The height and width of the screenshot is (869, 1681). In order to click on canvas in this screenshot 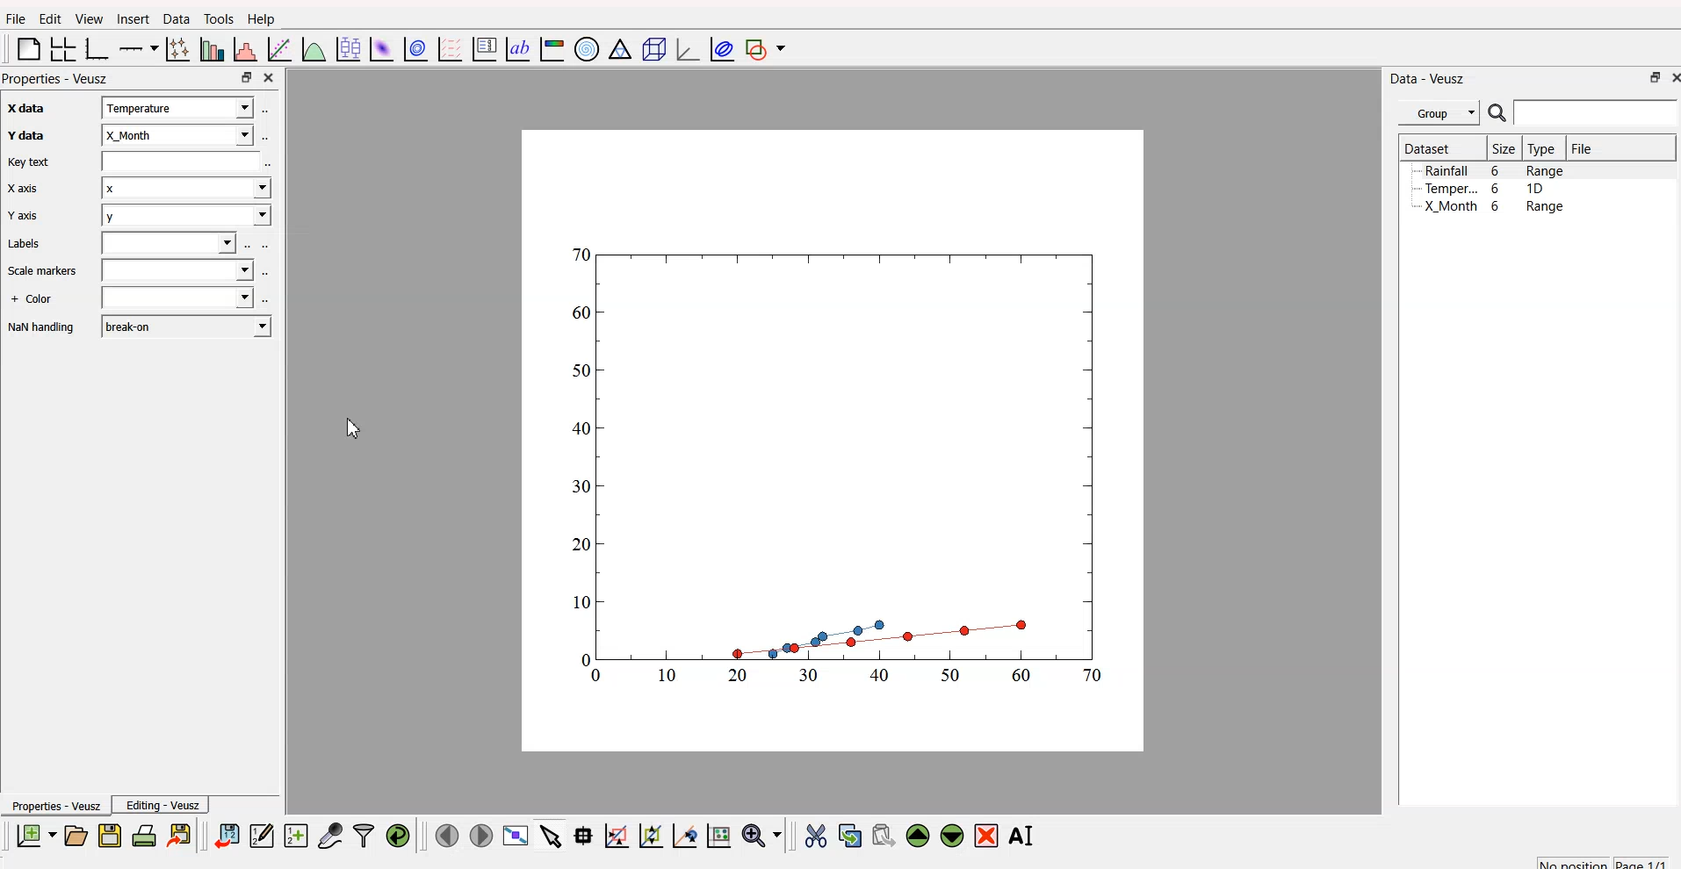, I will do `click(833, 443)`.